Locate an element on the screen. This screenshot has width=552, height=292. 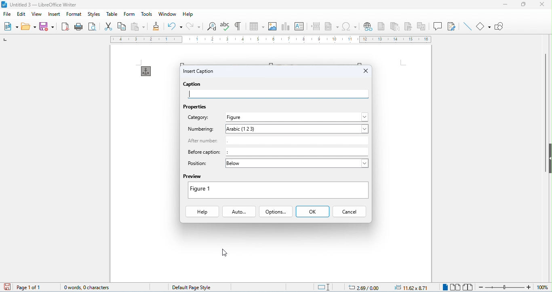
cut is located at coordinates (108, 27).